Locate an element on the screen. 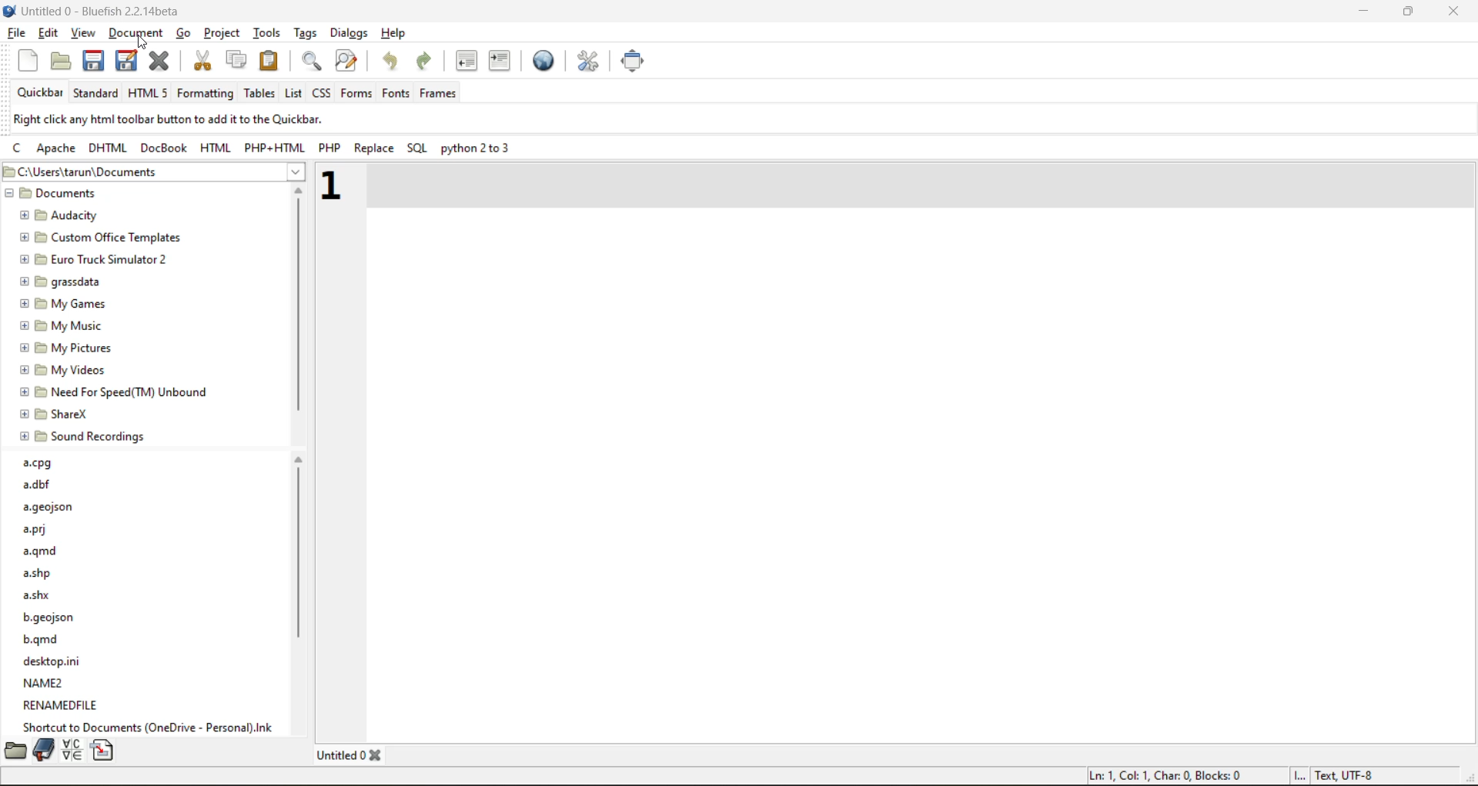 Image resolution: width=1478 pixels, height=786 pixels. html is located at coordinates (212, 147).